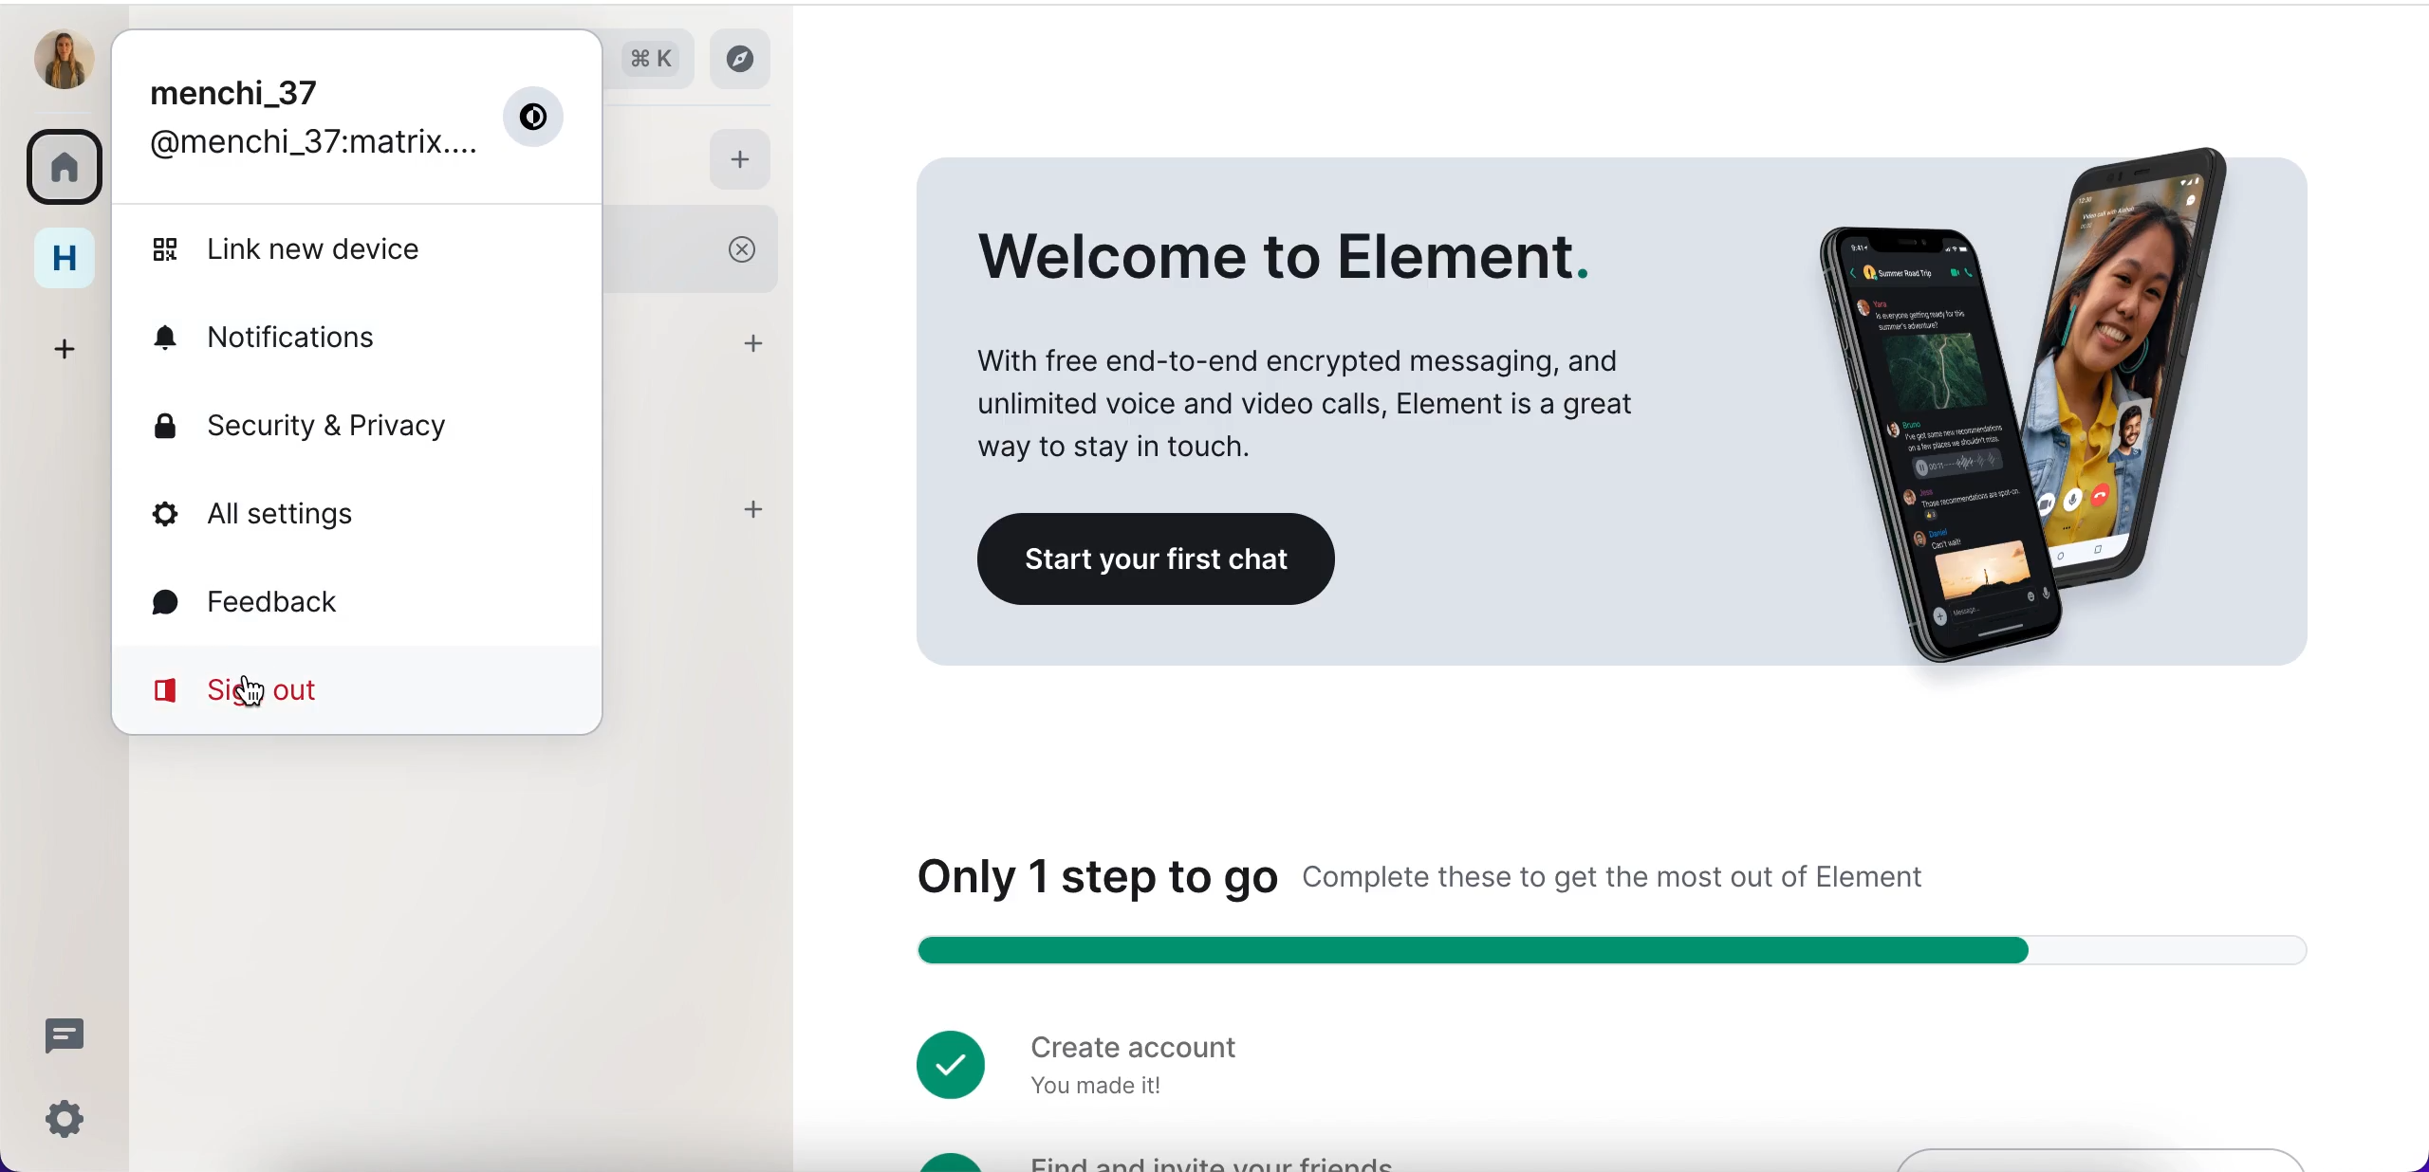 The height and width of the screenshot is (1172, 2429). What do you see at coordinates (61, 1118) in the screenshot?
I see `quick settings` at bounding box center [61, 1118].